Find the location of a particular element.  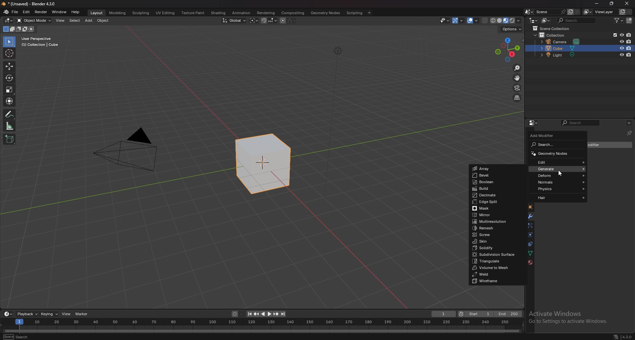

close is located at coordinates (627, 3).